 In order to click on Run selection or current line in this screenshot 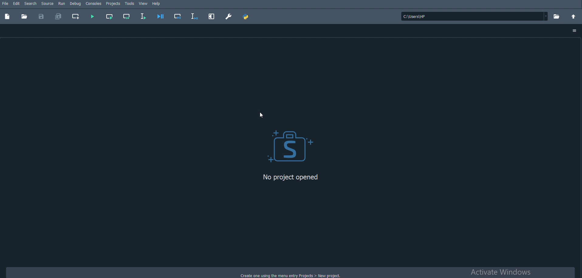, I will do `click(142, 17)`.